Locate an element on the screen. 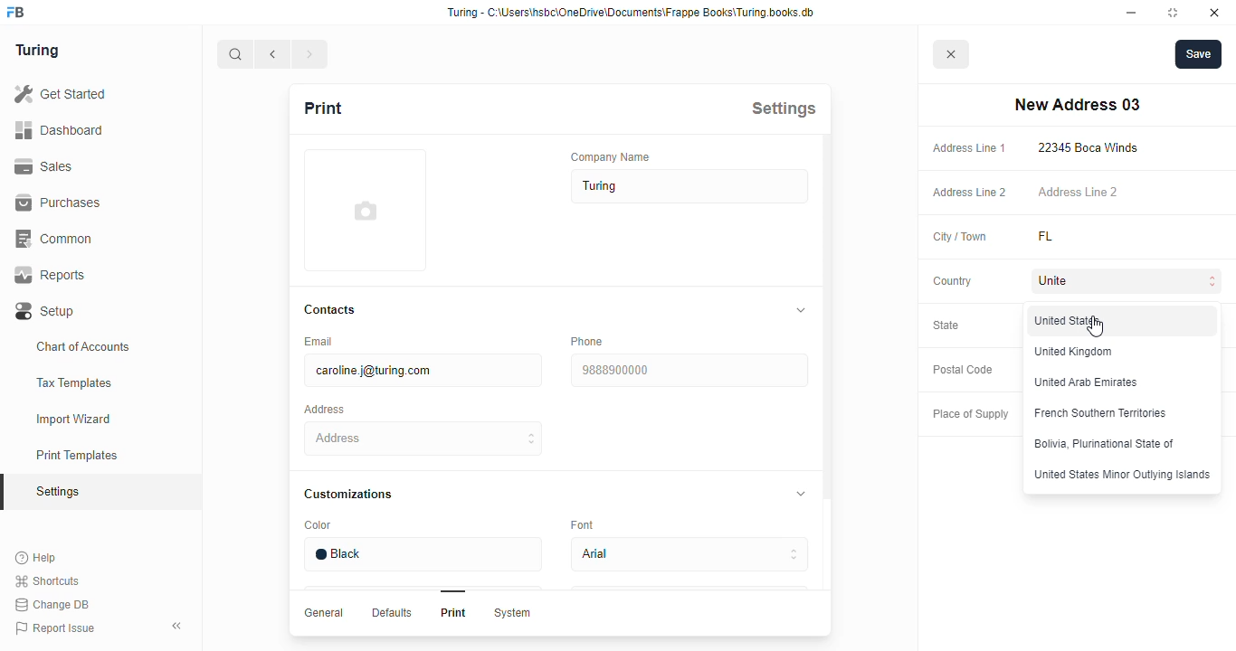 The height and width of the screenshot is (651, 1236). Unite is located at coordinates (1129, 282).